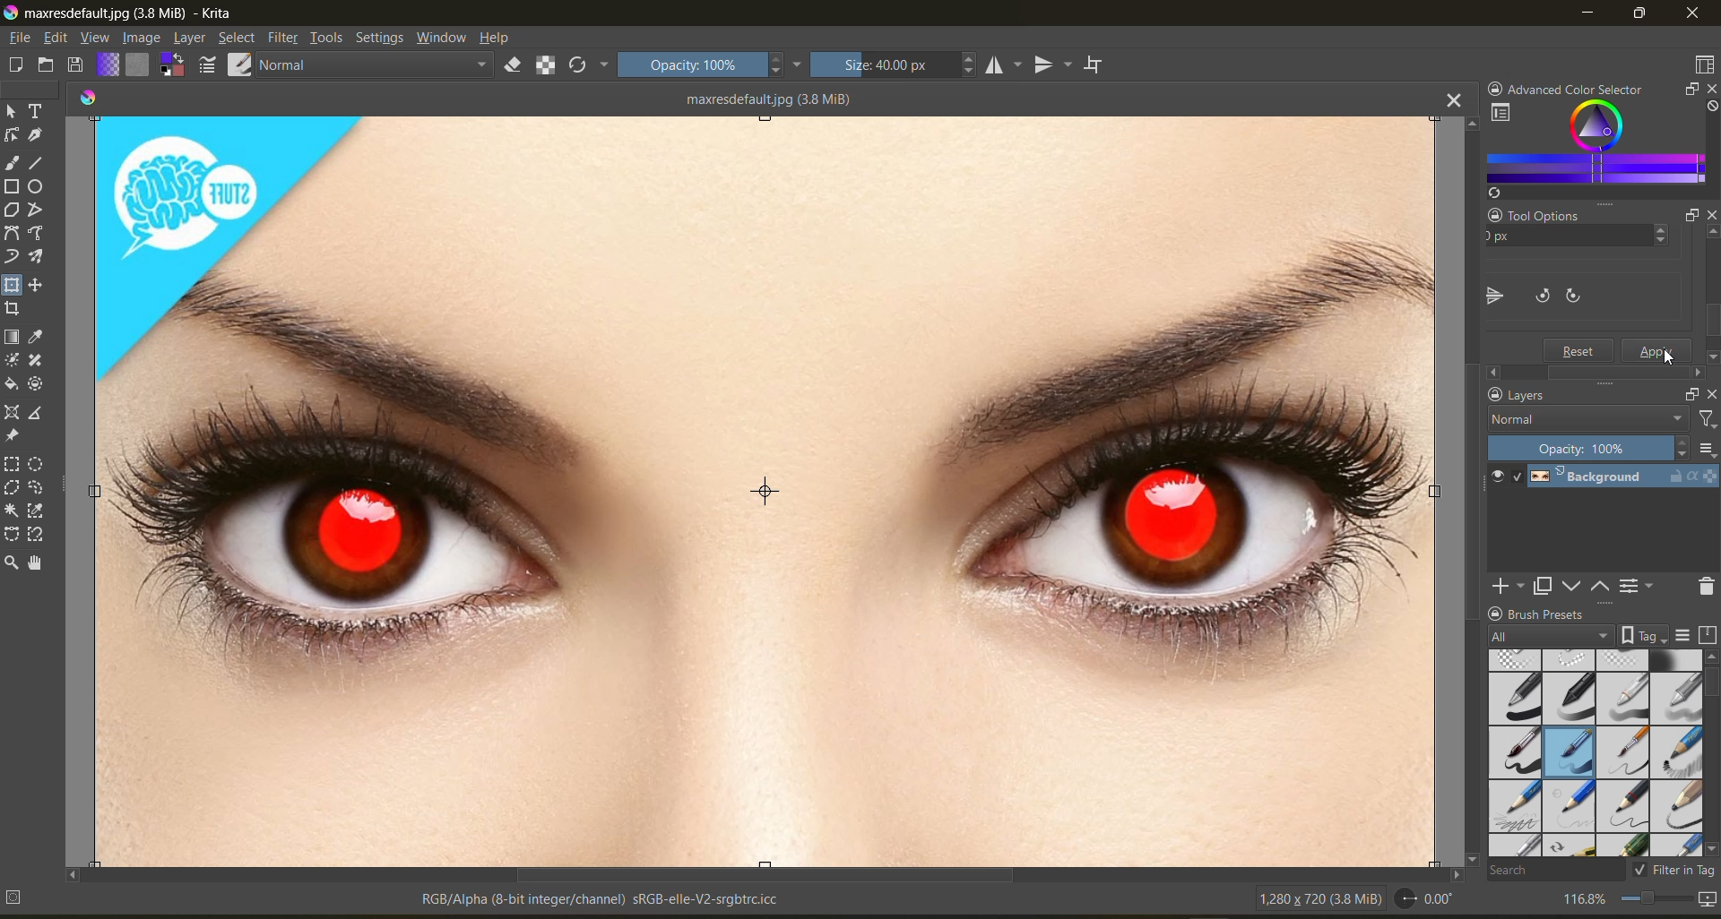  What do you see at coordinates (1652, 297) in the screenshot?
I see `rotate canvas clockwise` at bounding box center [1652, 297].